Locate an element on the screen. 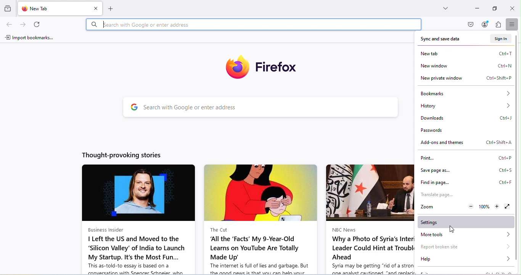  Add-ons and themes is located at coordinates (465, 142).